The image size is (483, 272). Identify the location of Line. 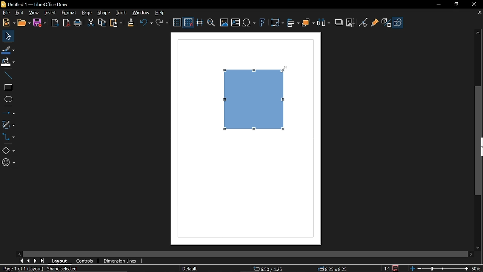
(8, 75).